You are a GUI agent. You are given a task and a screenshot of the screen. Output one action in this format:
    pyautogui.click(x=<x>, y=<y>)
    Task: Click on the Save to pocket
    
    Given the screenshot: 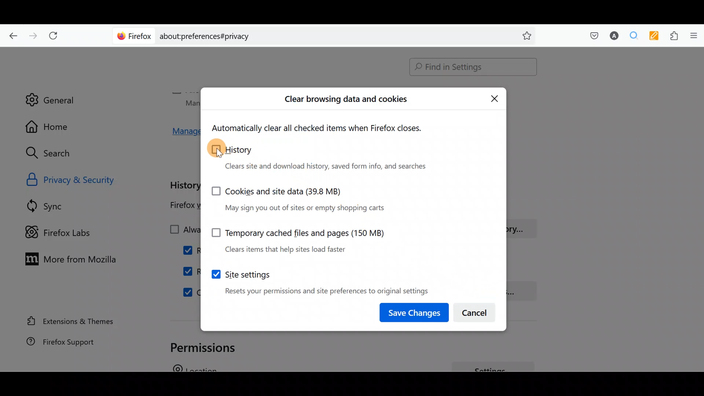 What is the action you would take?
    pyautogui.click(x=591, y=35)
    